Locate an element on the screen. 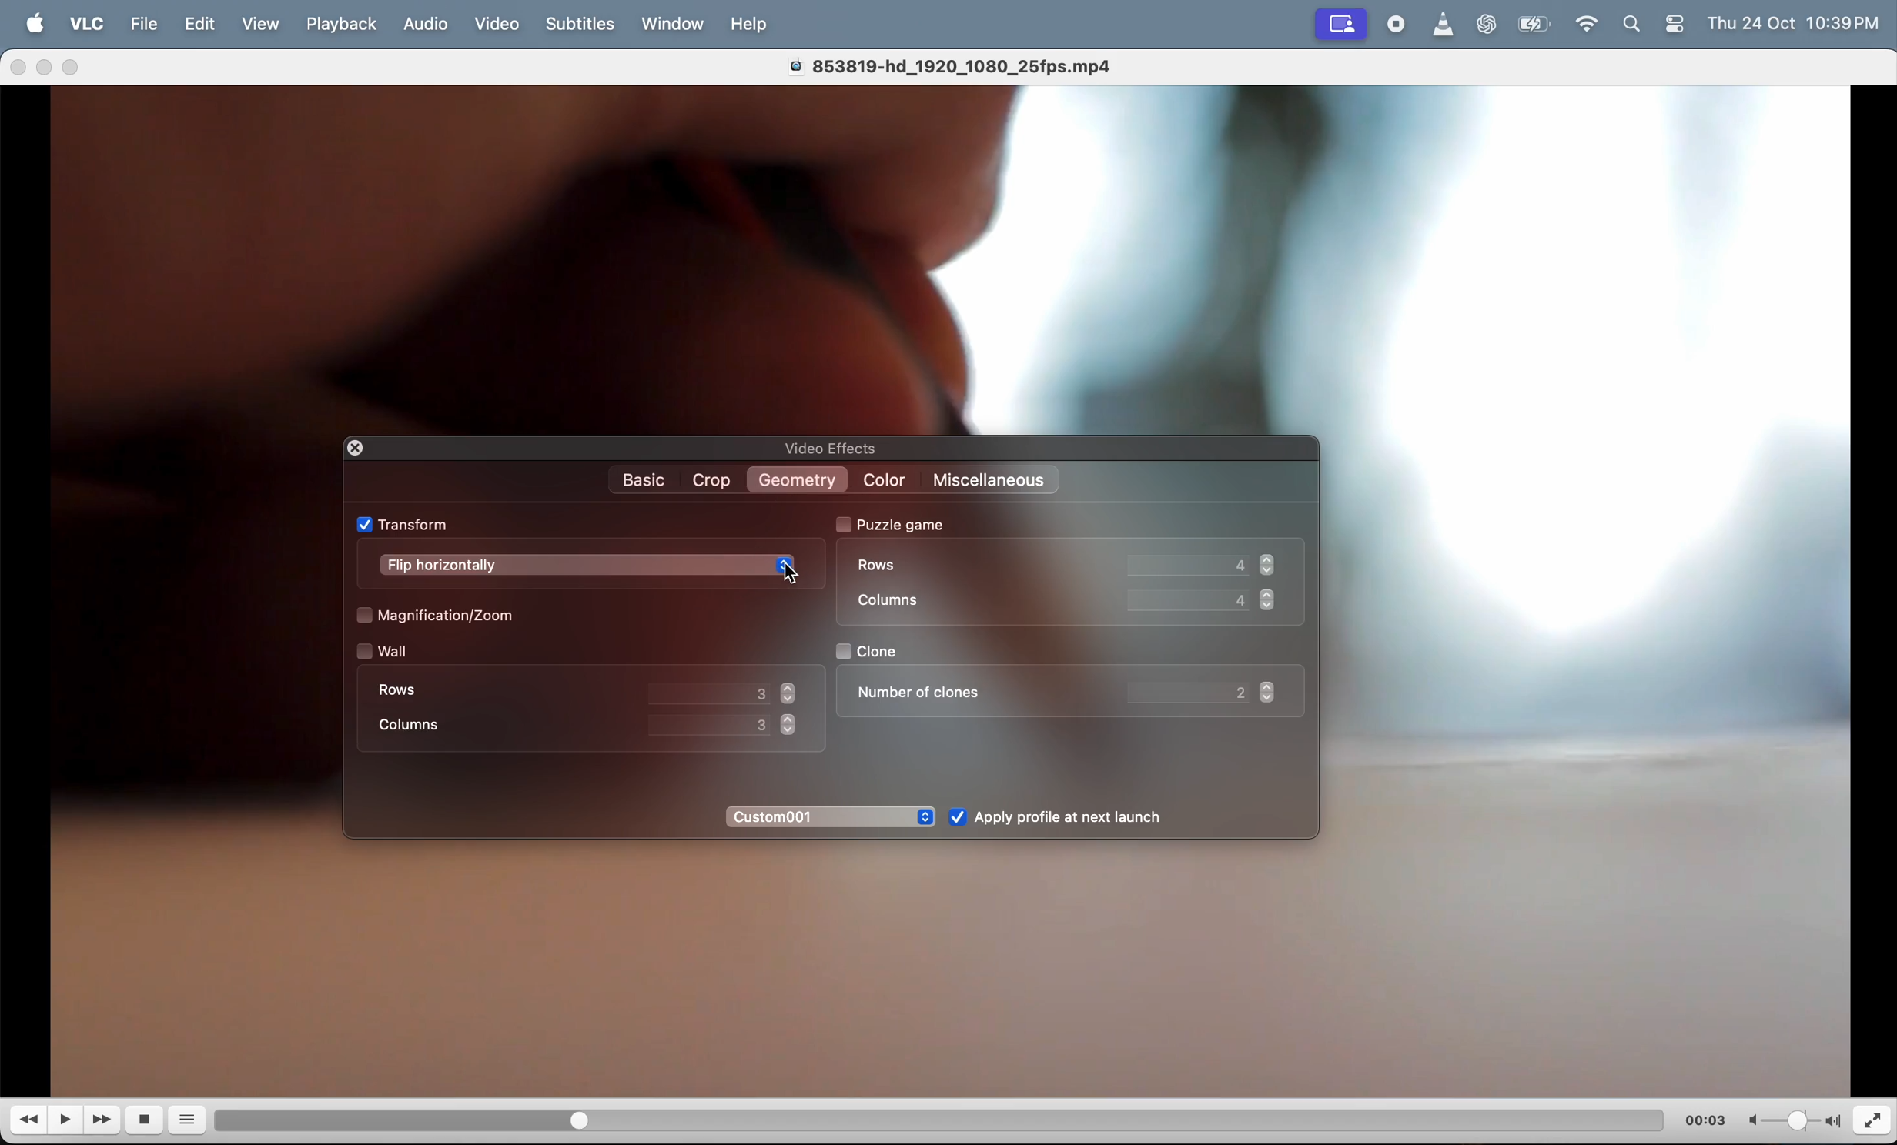 The image size is (1897, 1145). check box is located at coordinates (357, 651).